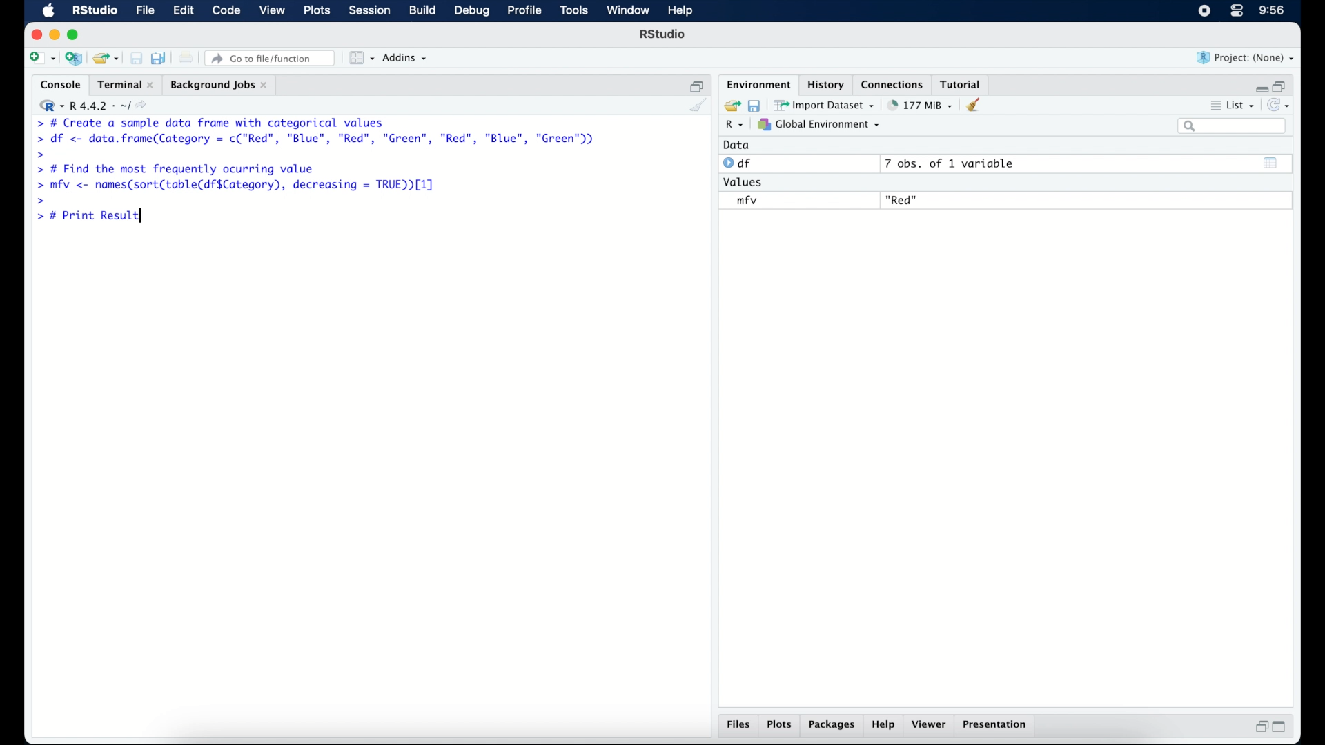 The height and width of the screenshot is (745, 1325). What do you see at coordinates (730, 103) in the screenshot?
I see `load workspace` at bounding box center [730, 103].